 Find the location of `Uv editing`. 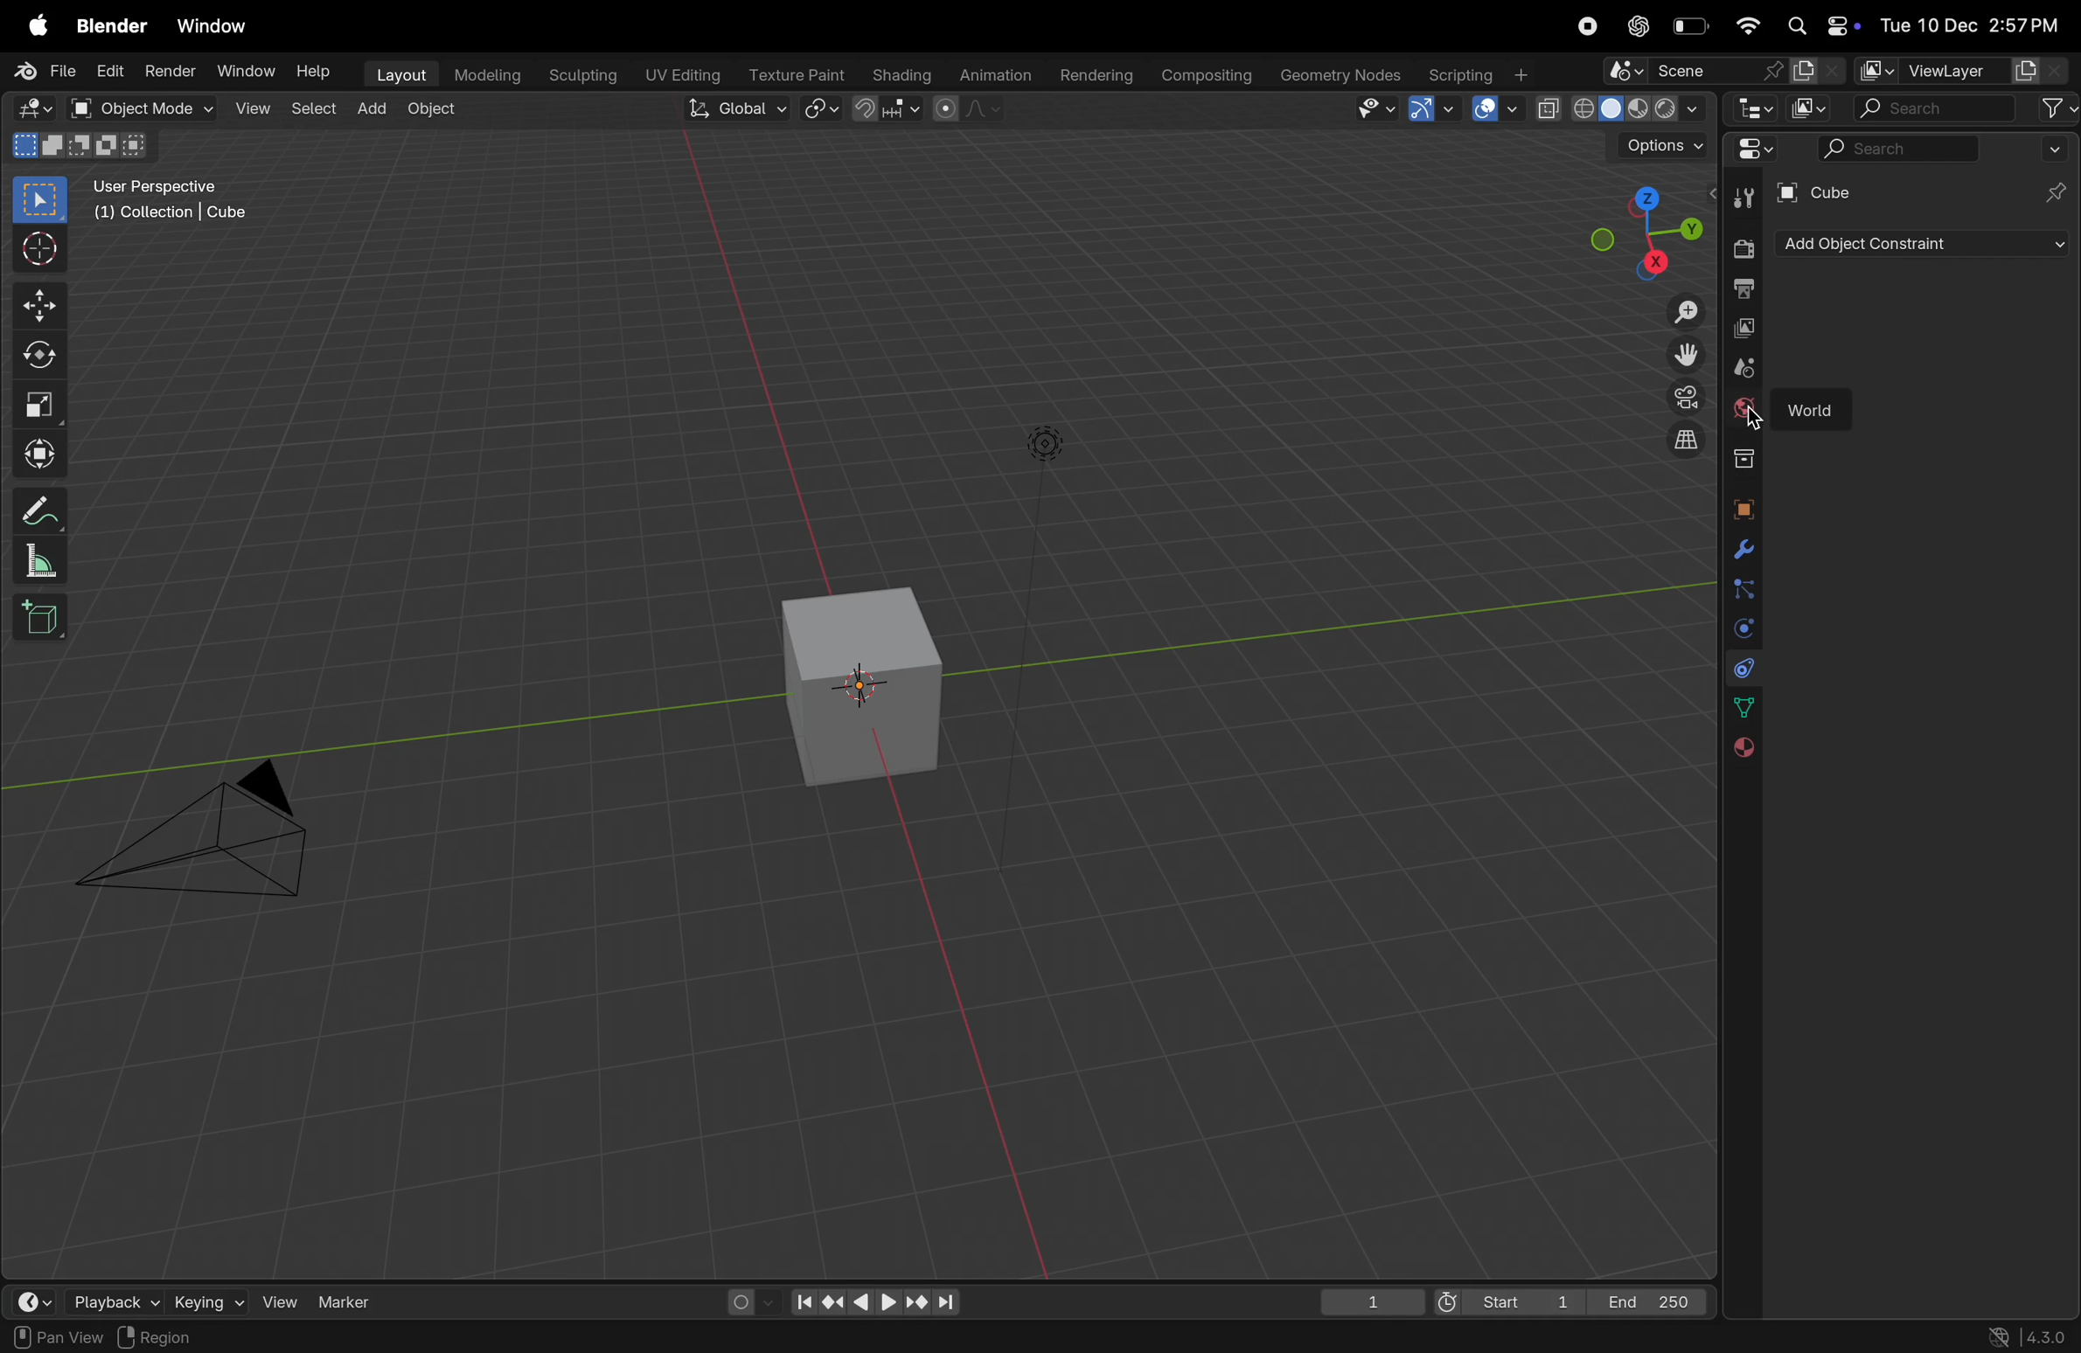

Uv editing is located at coordinates (679, 77).